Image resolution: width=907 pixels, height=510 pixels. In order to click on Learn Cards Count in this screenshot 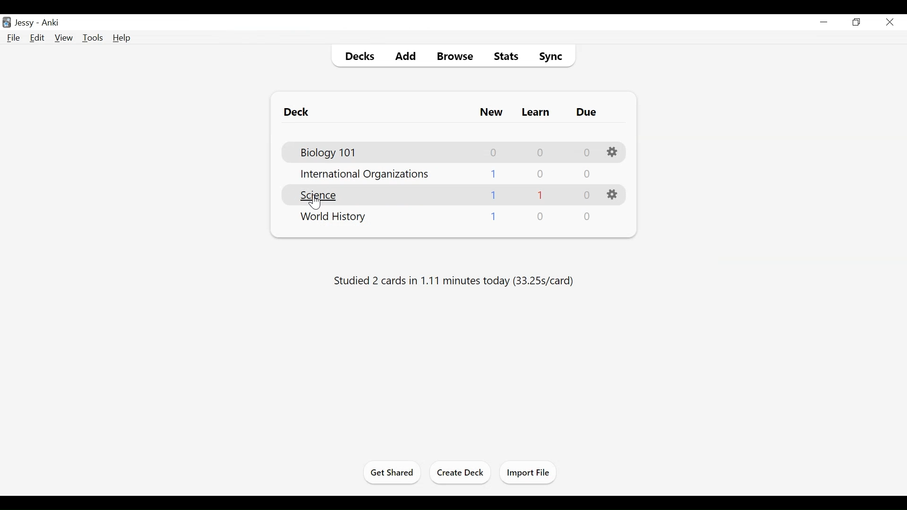, I will do `click(540, 195)`.